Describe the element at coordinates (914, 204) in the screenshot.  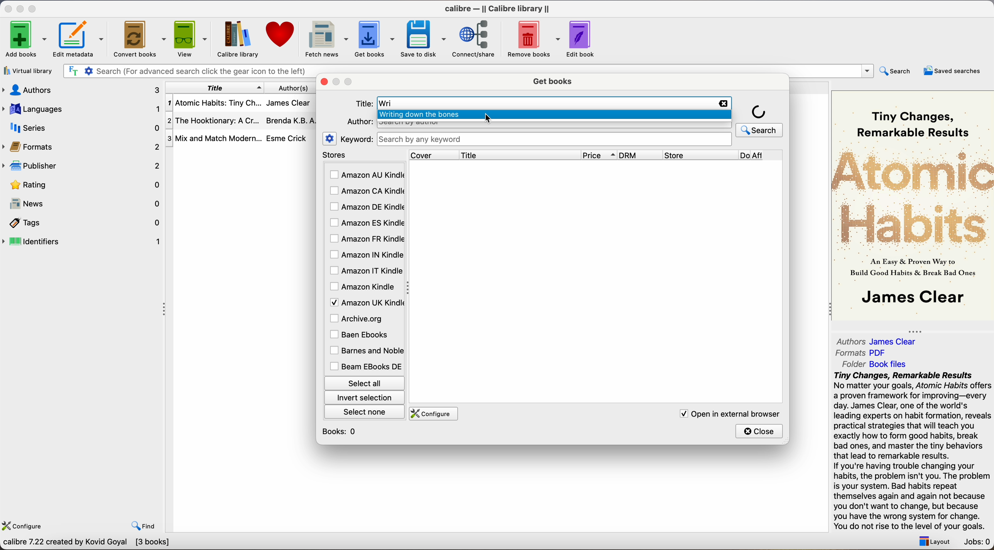
I see `book cover preview` at that location.